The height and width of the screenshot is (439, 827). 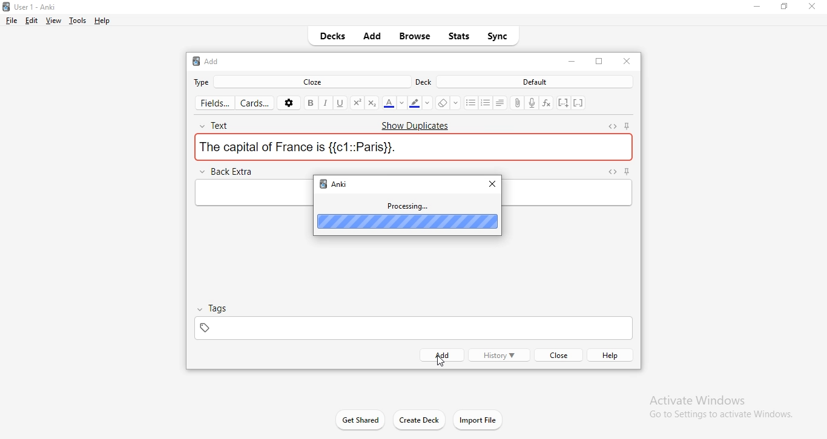 What do you see at coordinates (214, 101) in the screenshot?
I see `fields` at bounding box center [214, 101].